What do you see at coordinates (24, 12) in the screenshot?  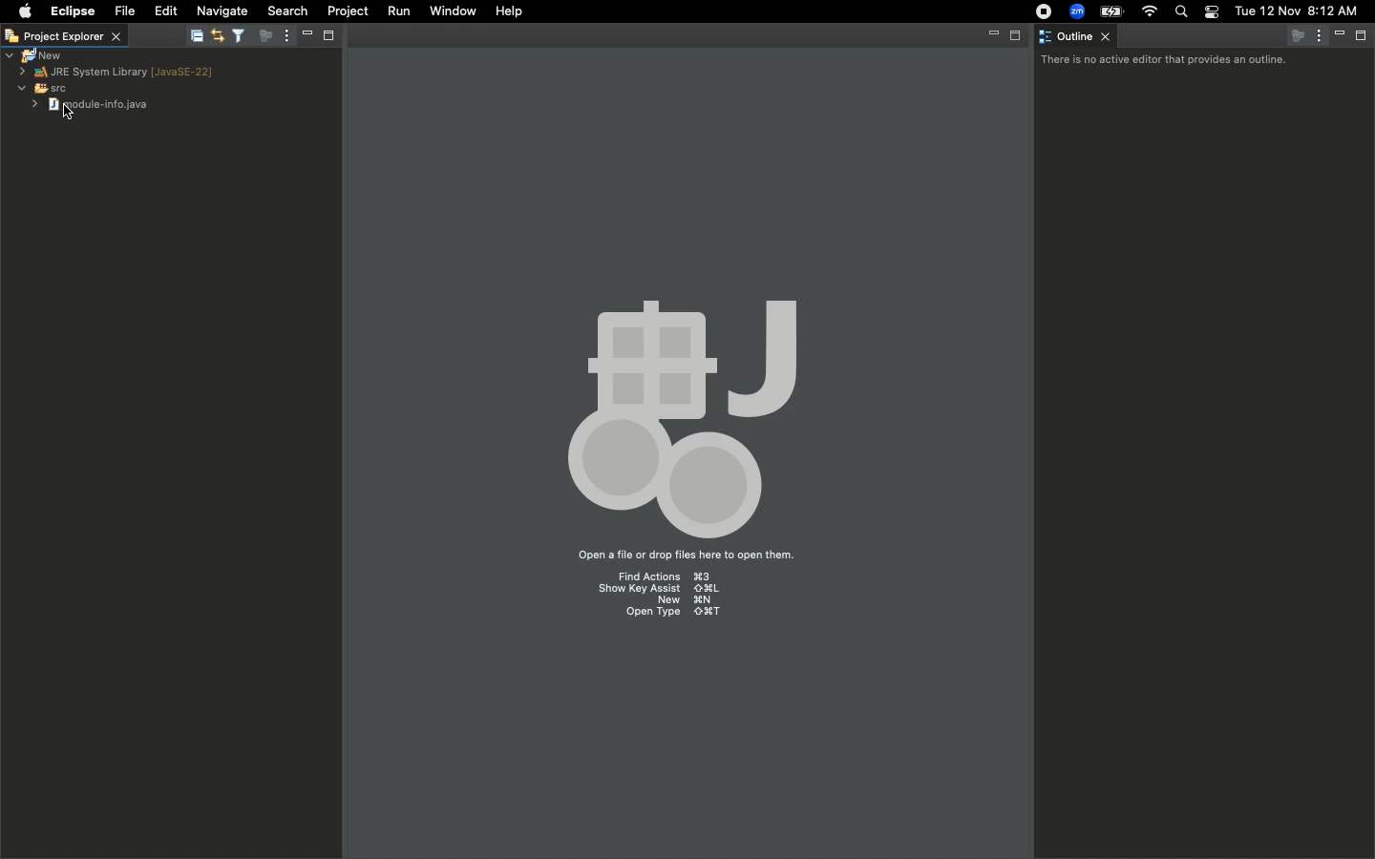 I see `Apple logo` at bounding box center [24, 12].